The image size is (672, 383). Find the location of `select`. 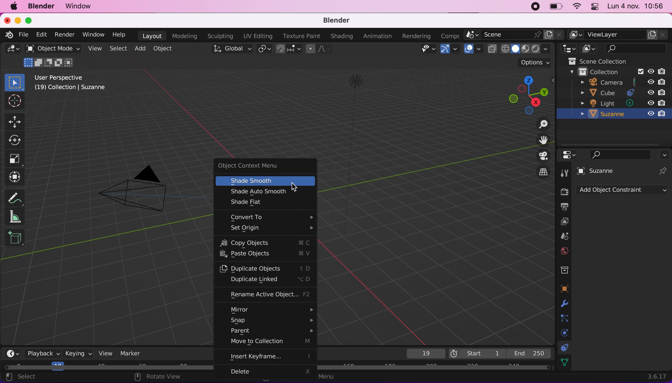

select is located at coordinates (117, 48).